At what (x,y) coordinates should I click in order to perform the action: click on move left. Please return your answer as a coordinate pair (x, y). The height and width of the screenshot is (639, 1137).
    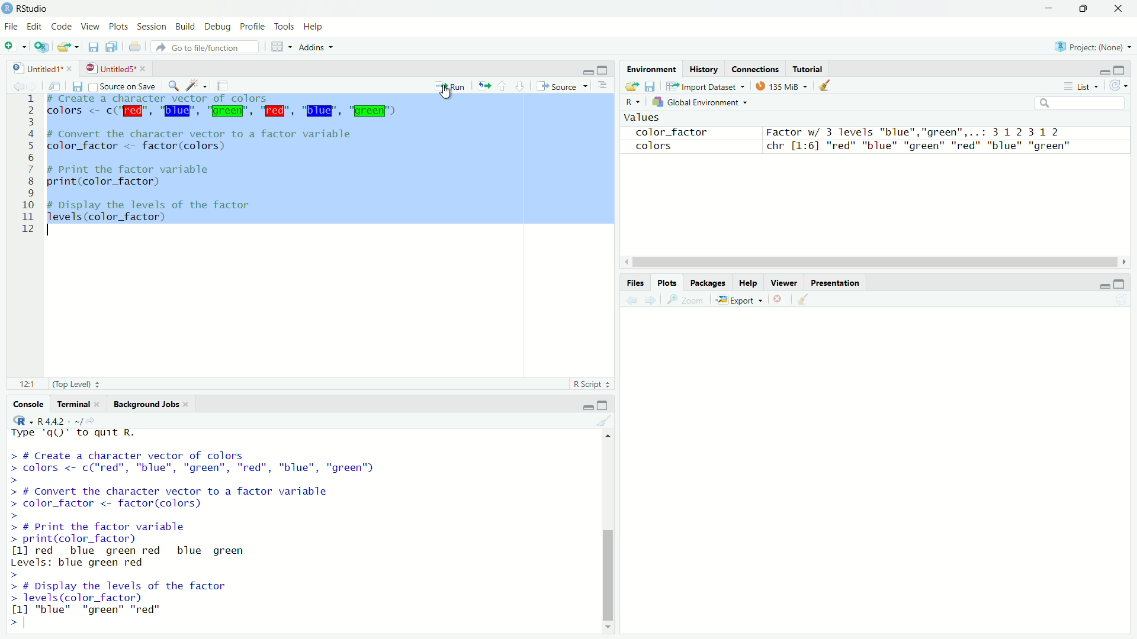
    Looking at the image, I should click on (627, 262).